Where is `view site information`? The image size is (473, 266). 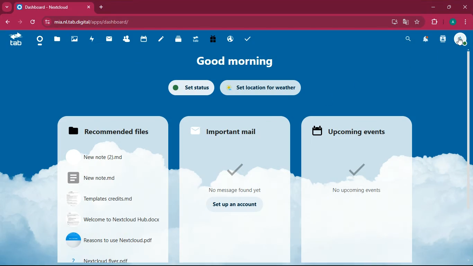
view site information is located at coordinates (46, 22).